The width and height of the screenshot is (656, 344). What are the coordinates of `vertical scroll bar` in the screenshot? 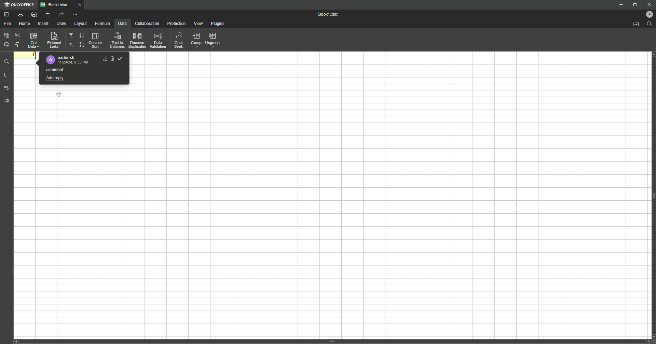 It's located at (332, 342).